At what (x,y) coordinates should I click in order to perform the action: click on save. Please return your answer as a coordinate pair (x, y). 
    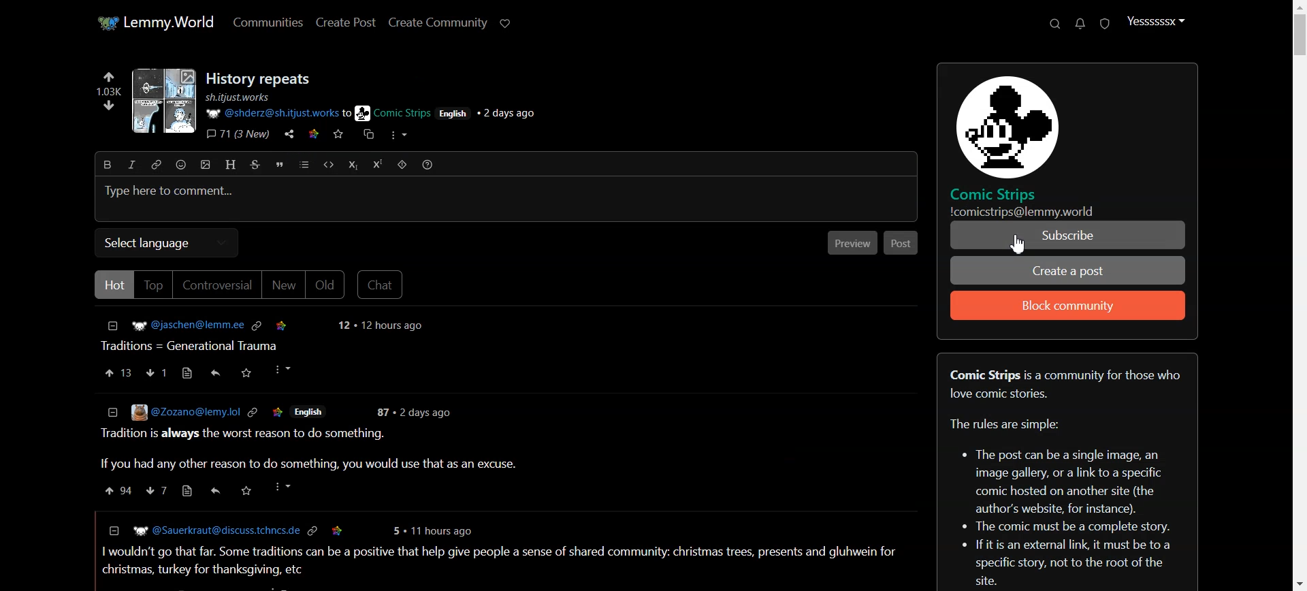
    Looking at the image, I should click on (338, 530).